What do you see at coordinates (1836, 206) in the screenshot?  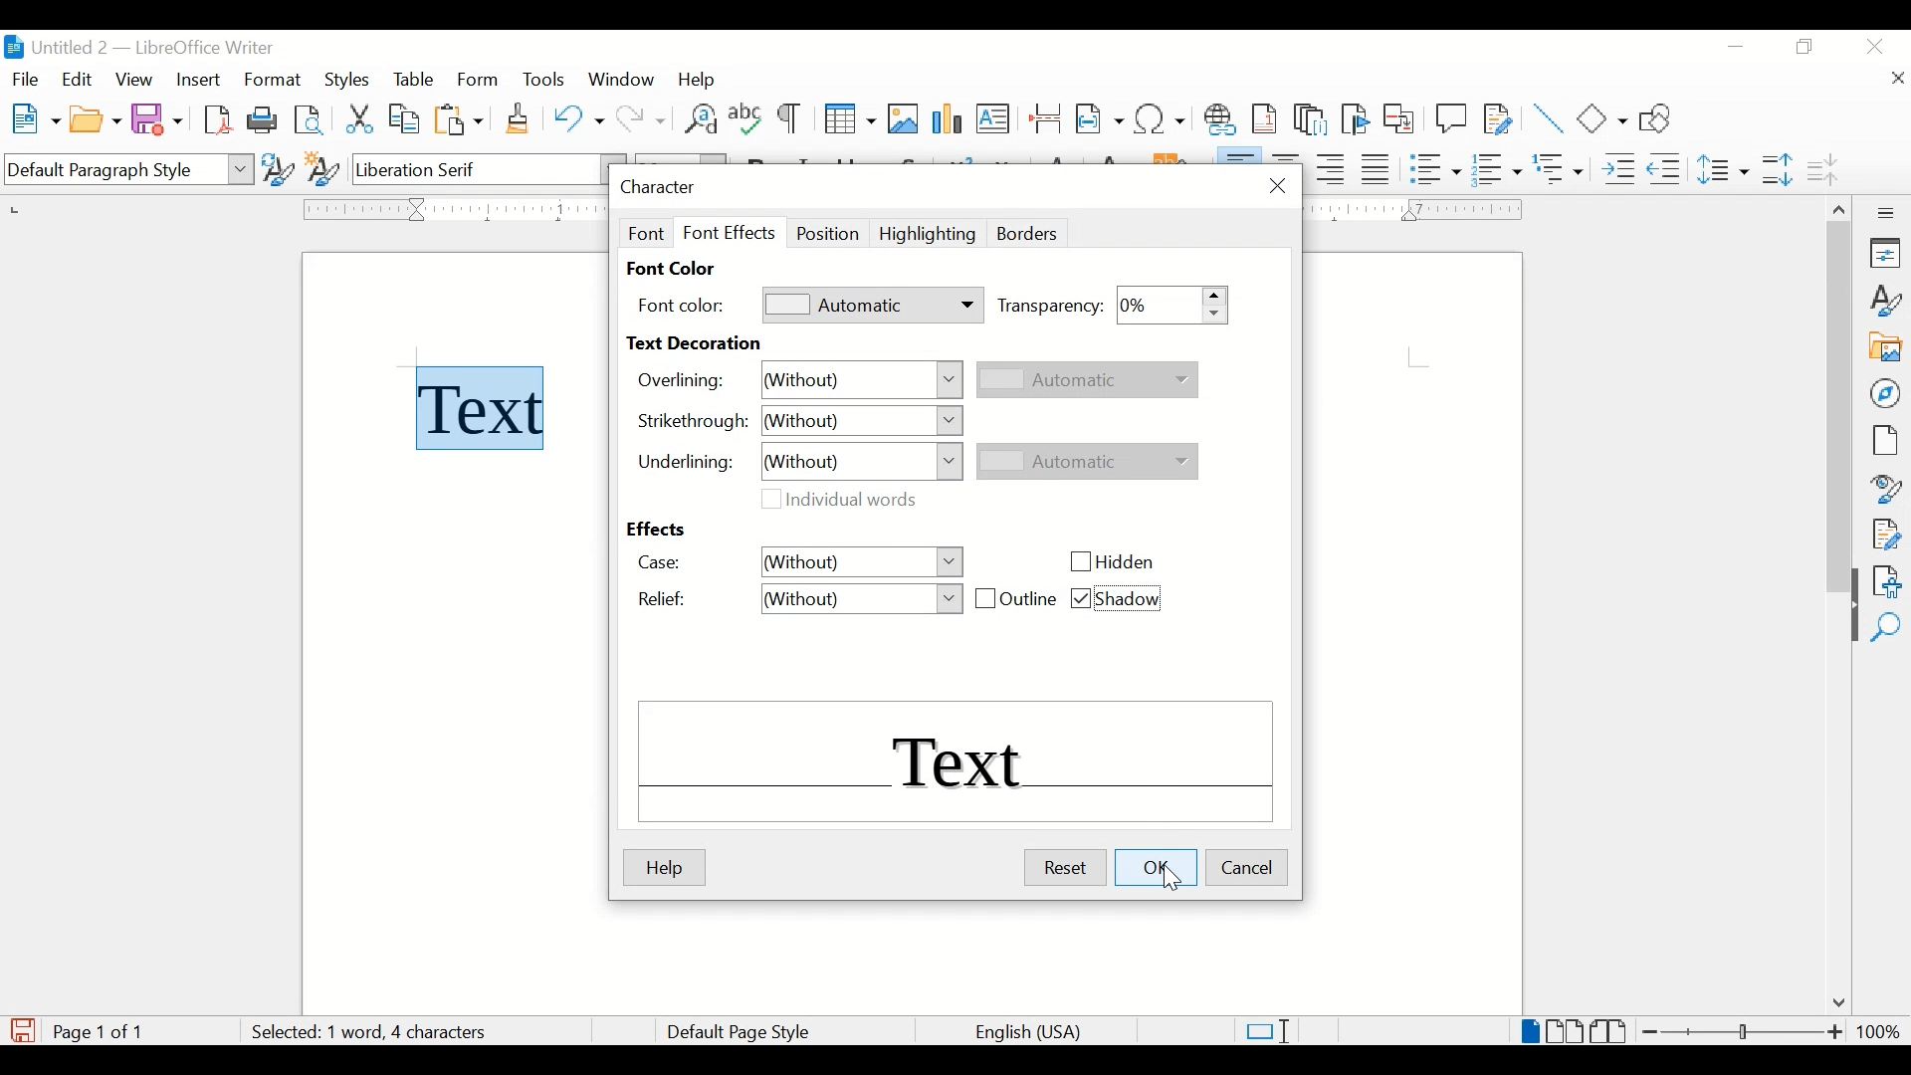 I see `scroll up arrow` at bounding box center [1836, 206].